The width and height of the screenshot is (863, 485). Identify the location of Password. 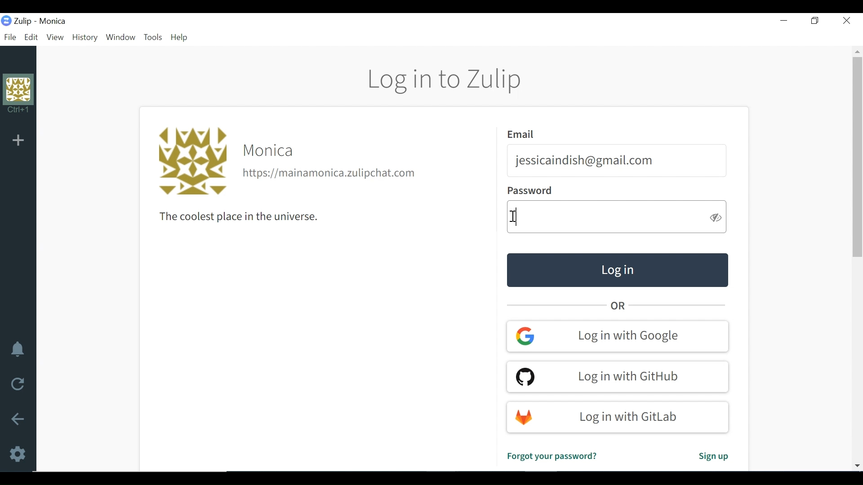
(529, 191).